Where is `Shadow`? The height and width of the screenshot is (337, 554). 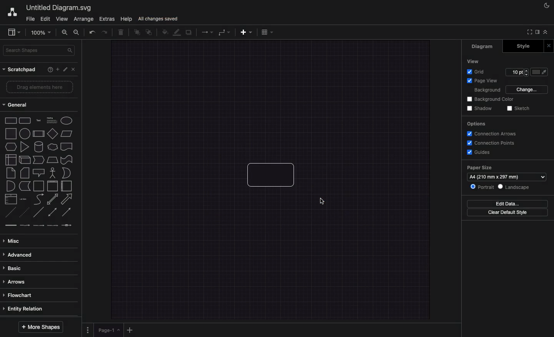
Shadow is located at coordinates (479, 109).